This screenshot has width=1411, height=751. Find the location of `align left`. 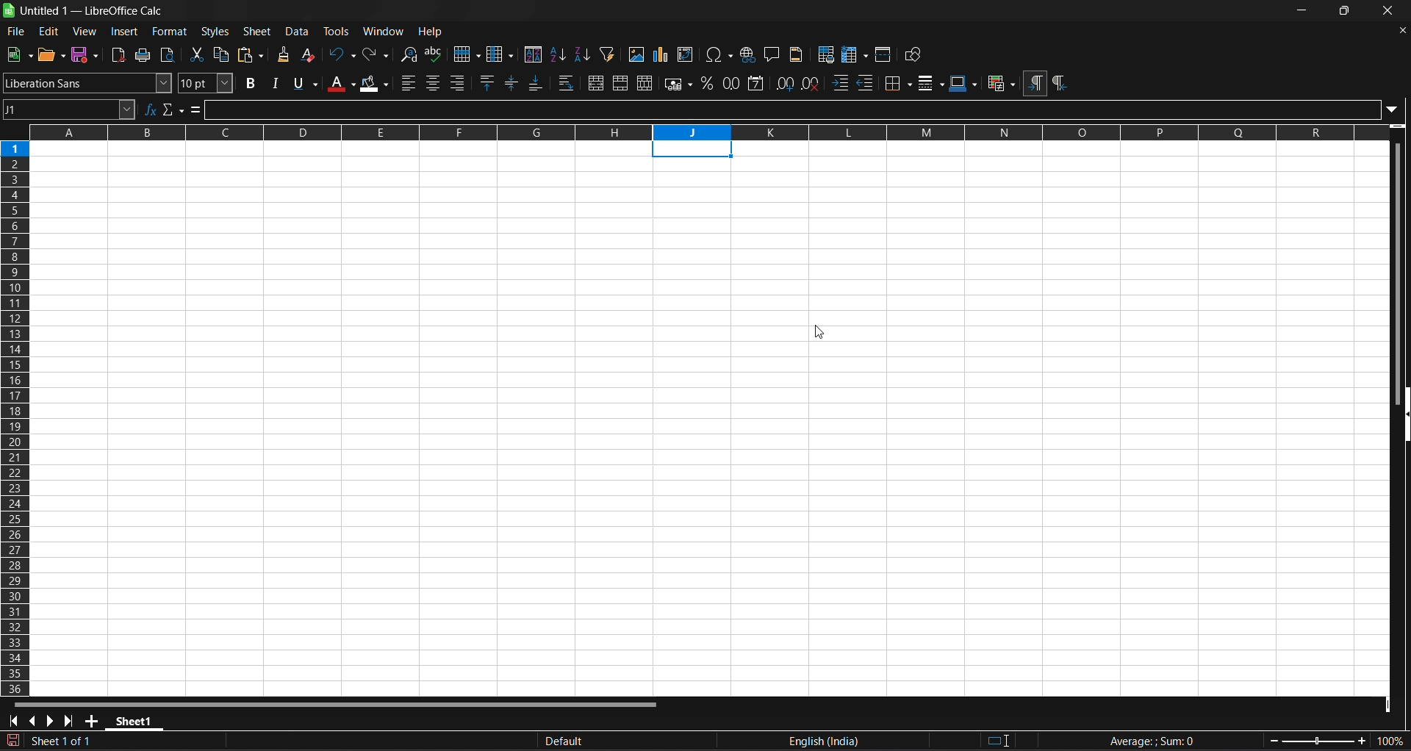

align left is located at coordinates (406, 84).